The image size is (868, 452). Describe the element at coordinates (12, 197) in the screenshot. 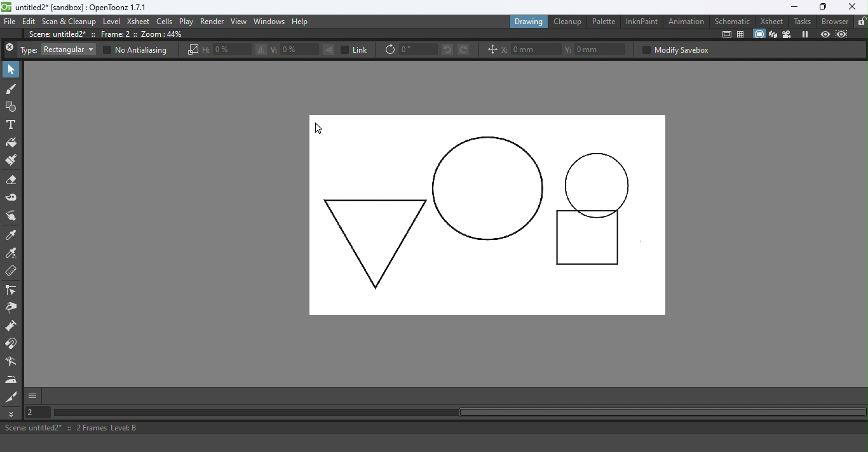

I see `Tape tool` at that location.